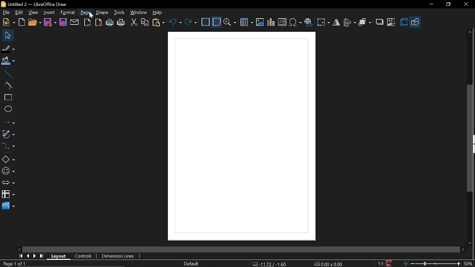 The image size is (475, 267). Describe the element at coordinates (379, 22) in the screenshot. I see `shadow` at that location.